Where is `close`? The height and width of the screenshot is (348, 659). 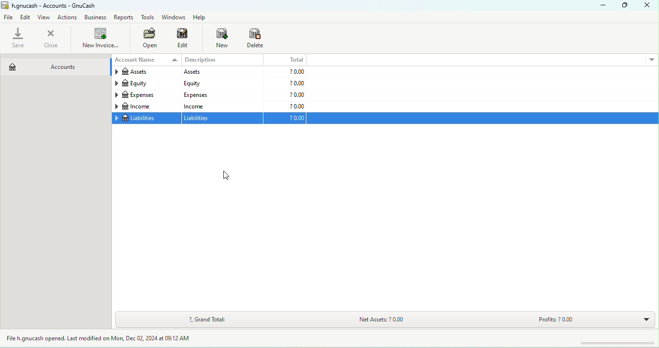 close is located at coordinates (649, 6).